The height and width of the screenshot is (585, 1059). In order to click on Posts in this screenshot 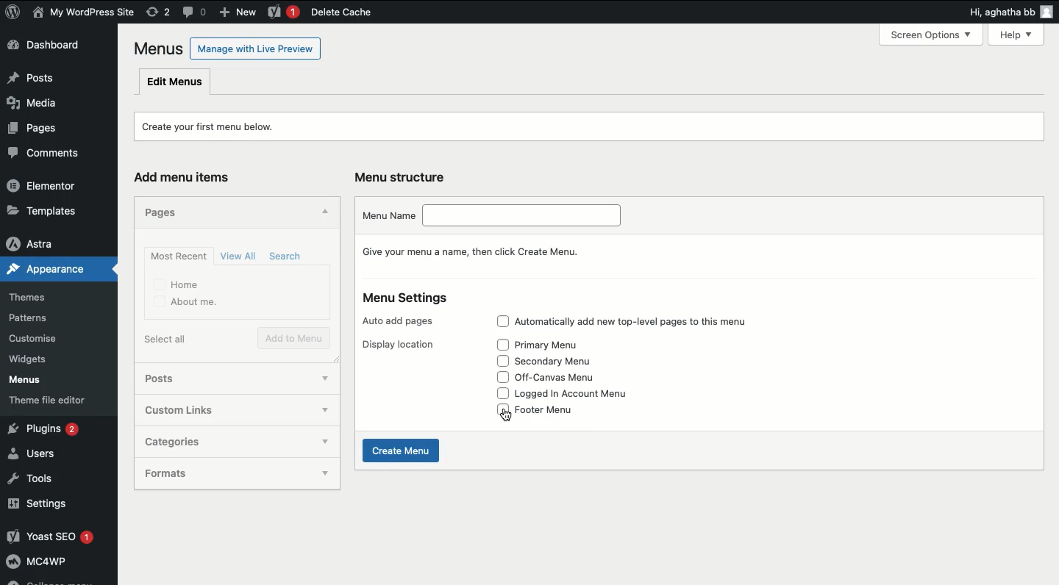, I will do `click(213, 377)`.